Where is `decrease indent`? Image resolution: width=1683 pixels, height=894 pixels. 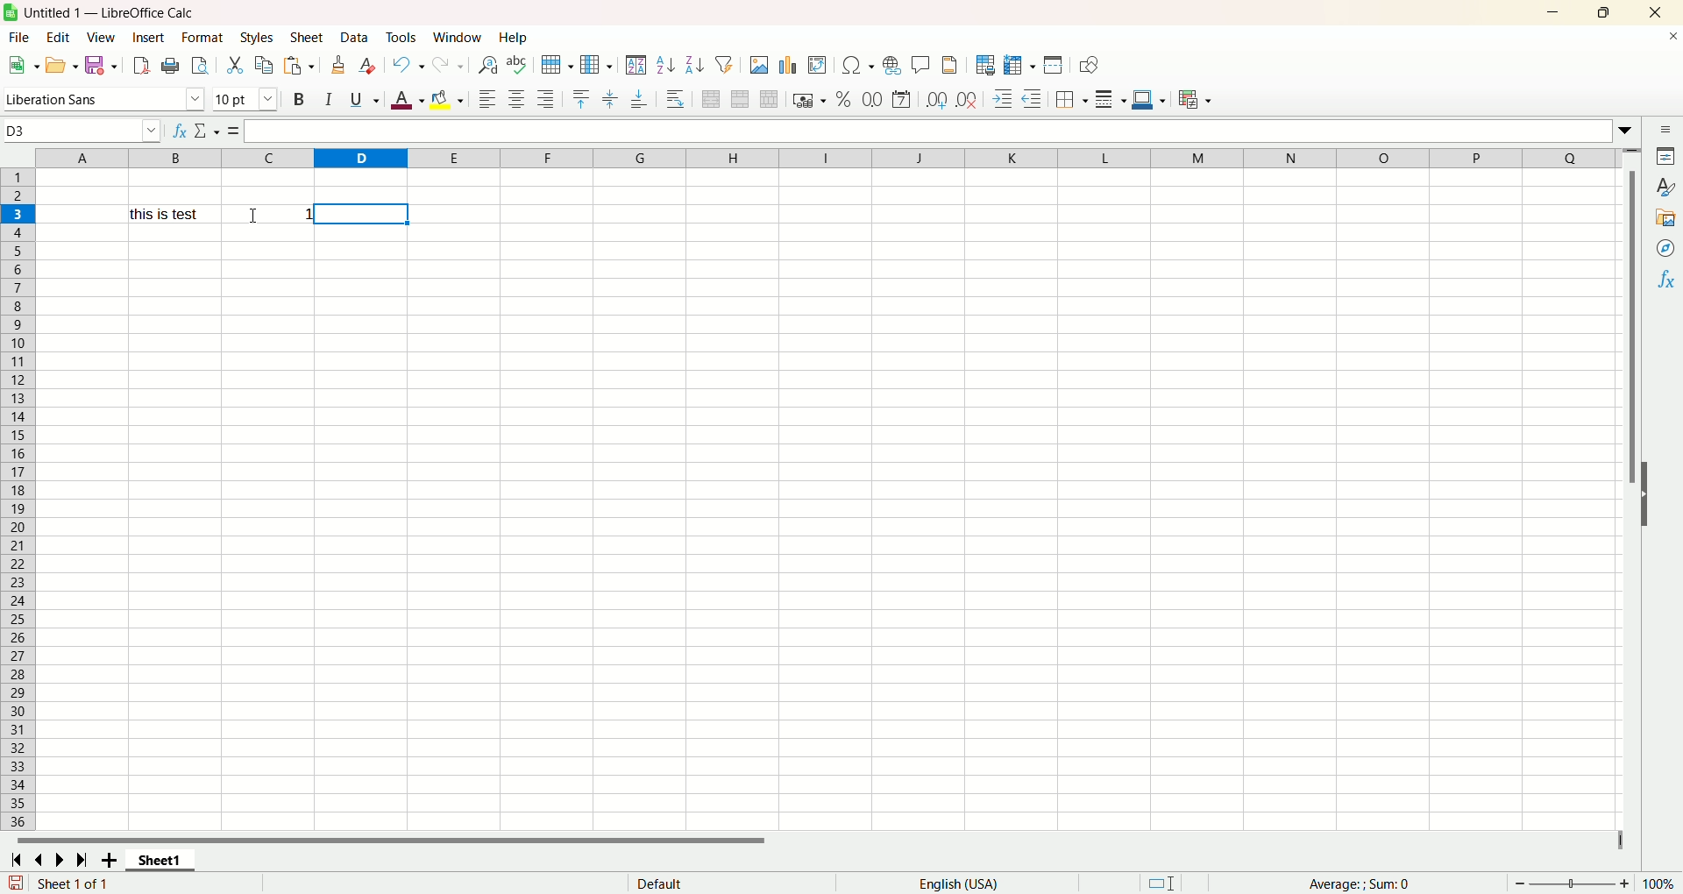
decrease indent is located at coordinates (1033, 97).